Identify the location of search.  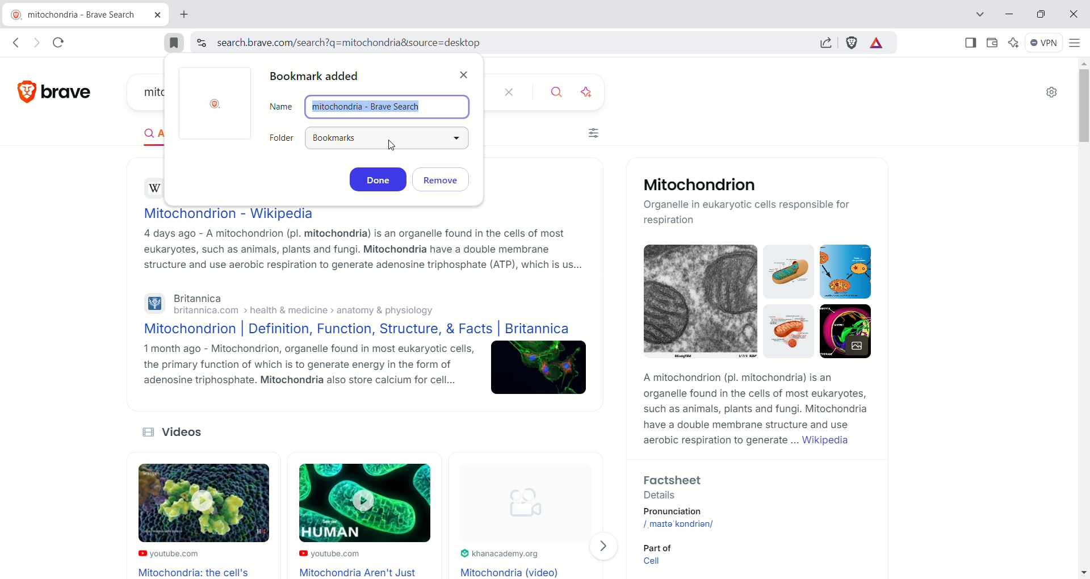
(551, 92).